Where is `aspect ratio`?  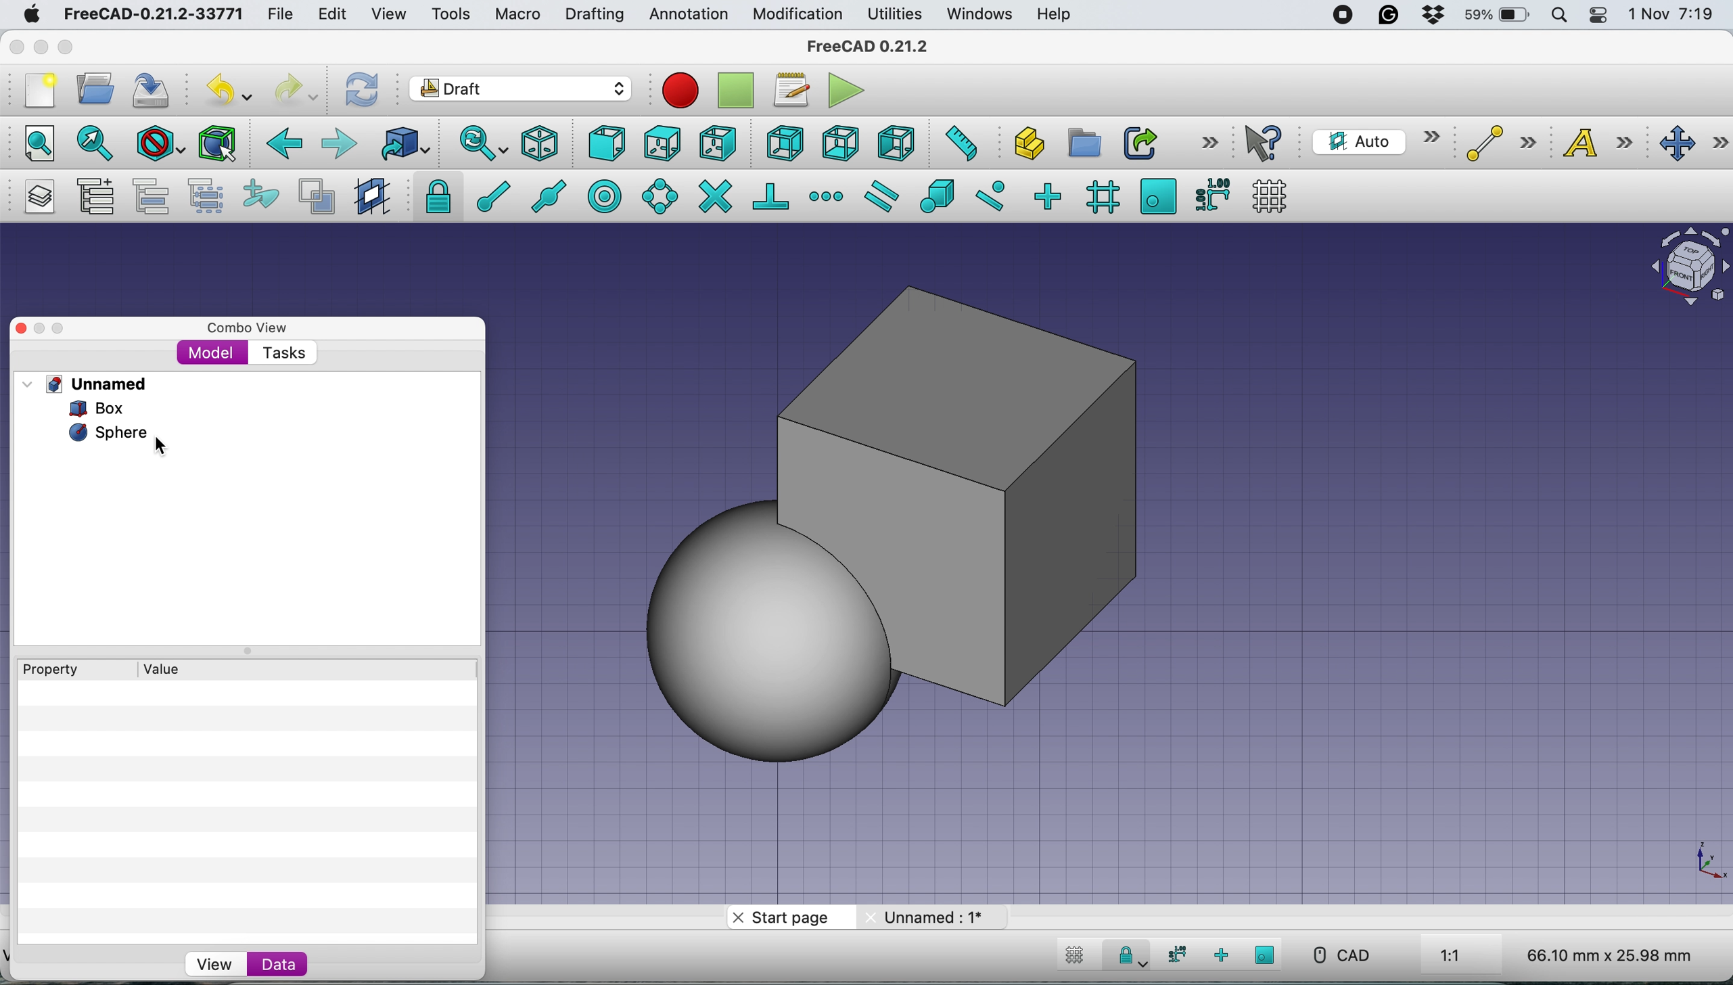
aspect ratio is located at coordinates (1451, 957).